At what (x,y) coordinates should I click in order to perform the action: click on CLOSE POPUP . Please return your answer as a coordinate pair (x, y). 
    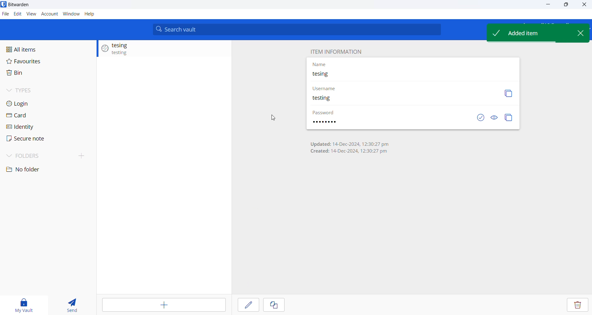
    Looking at the image, I should click on (581, 33).